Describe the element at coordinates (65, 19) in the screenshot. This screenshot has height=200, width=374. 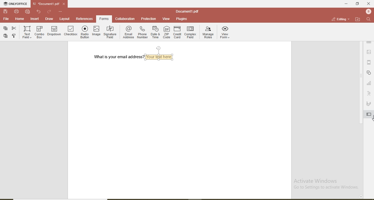
I see `layout` at that location.